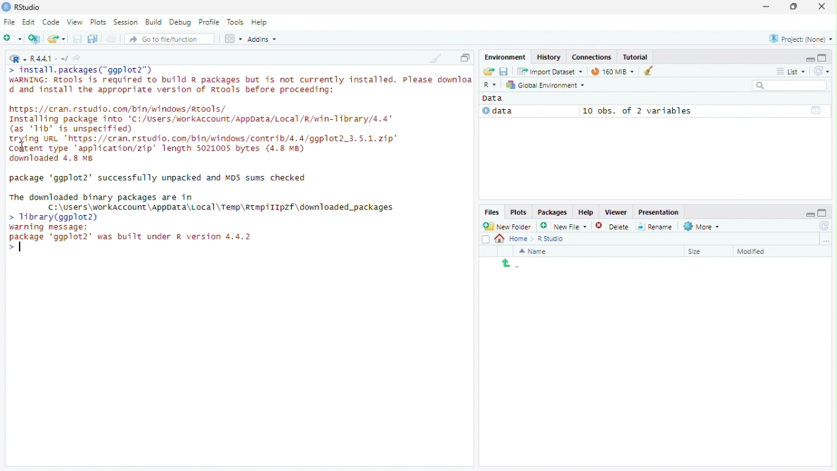 The image size is (837, 471). I want to click on Data, so click(527, 111).